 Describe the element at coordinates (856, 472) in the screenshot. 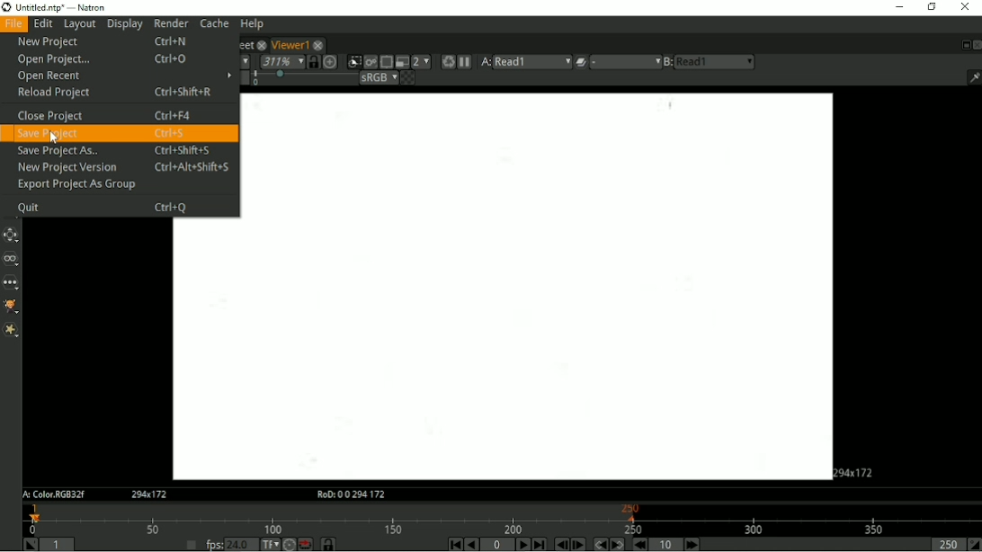

I see `Aspect` at that location.